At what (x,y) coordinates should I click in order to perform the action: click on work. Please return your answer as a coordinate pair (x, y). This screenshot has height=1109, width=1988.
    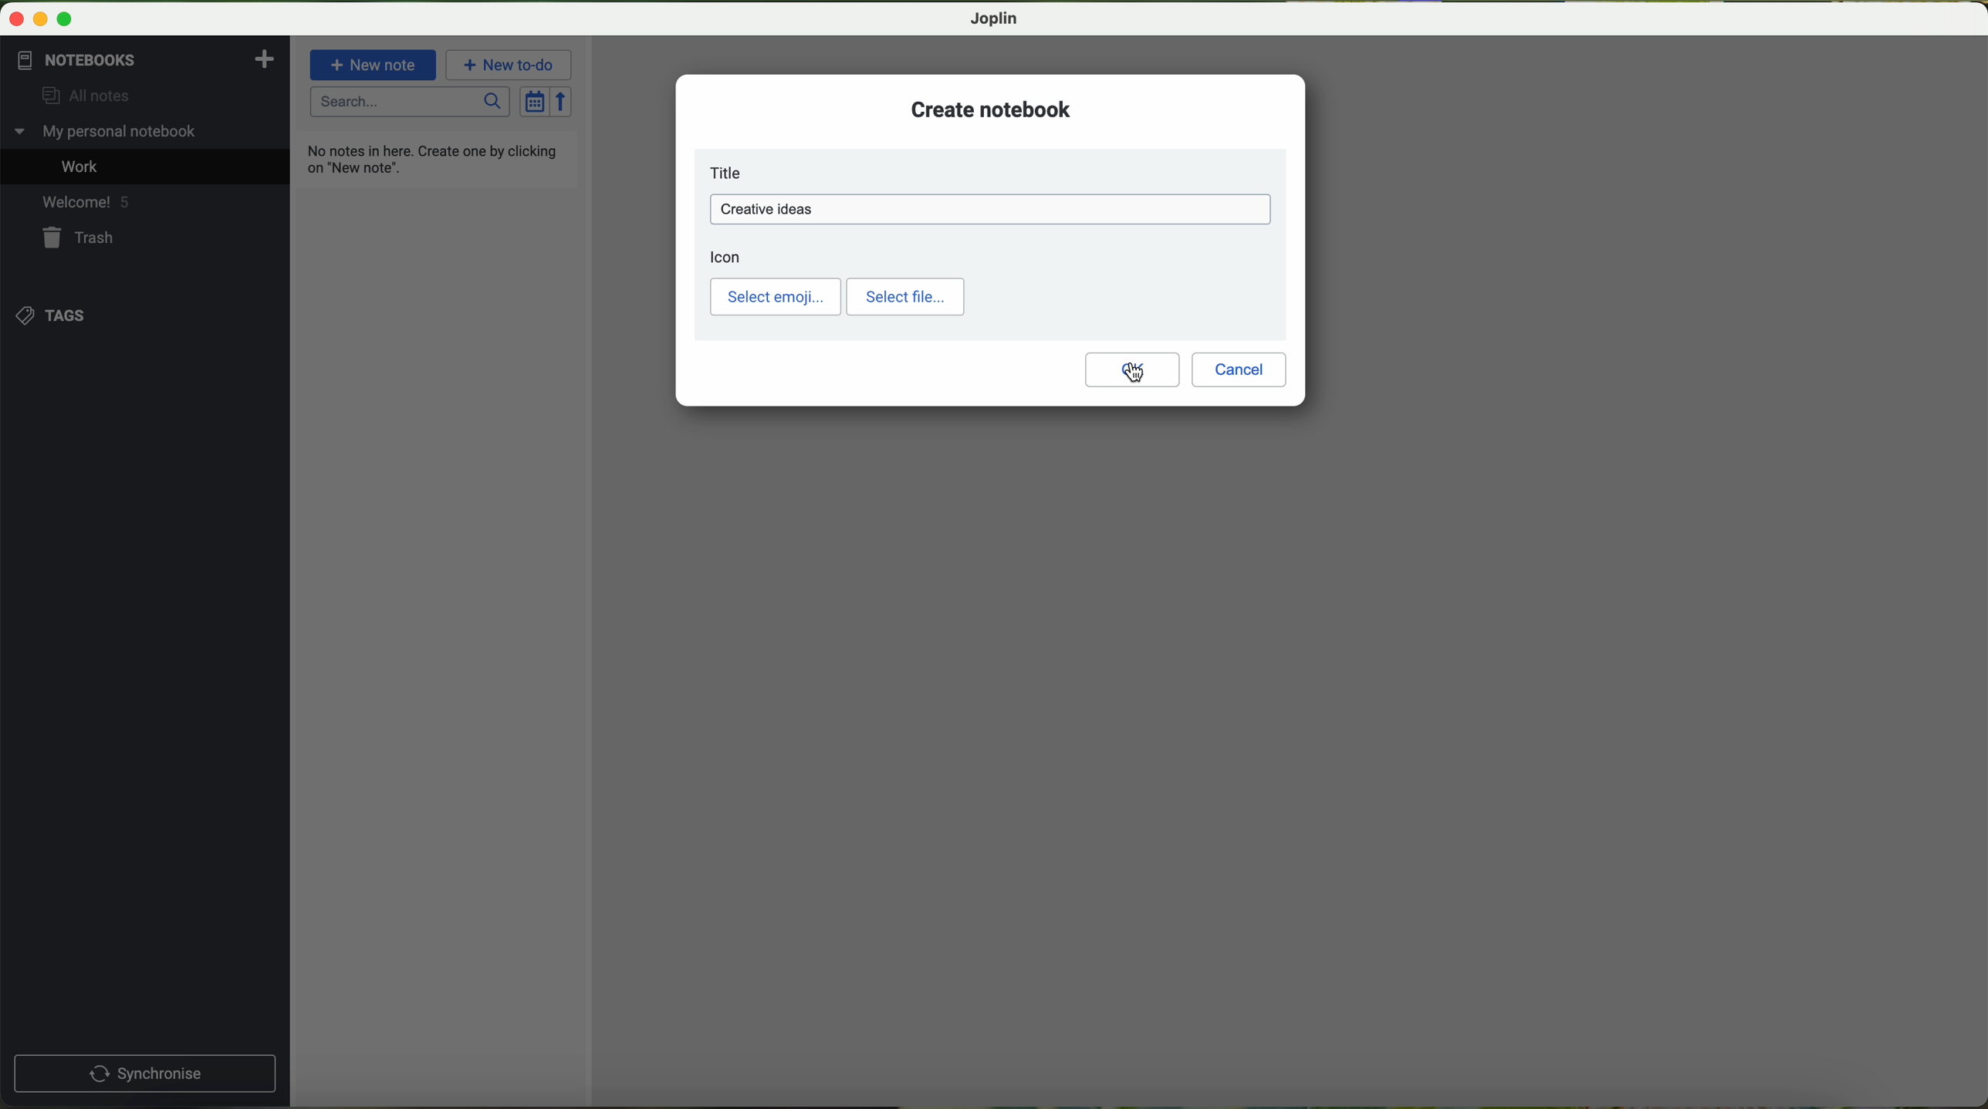
    Looking at the image, I should click on (83, 165).